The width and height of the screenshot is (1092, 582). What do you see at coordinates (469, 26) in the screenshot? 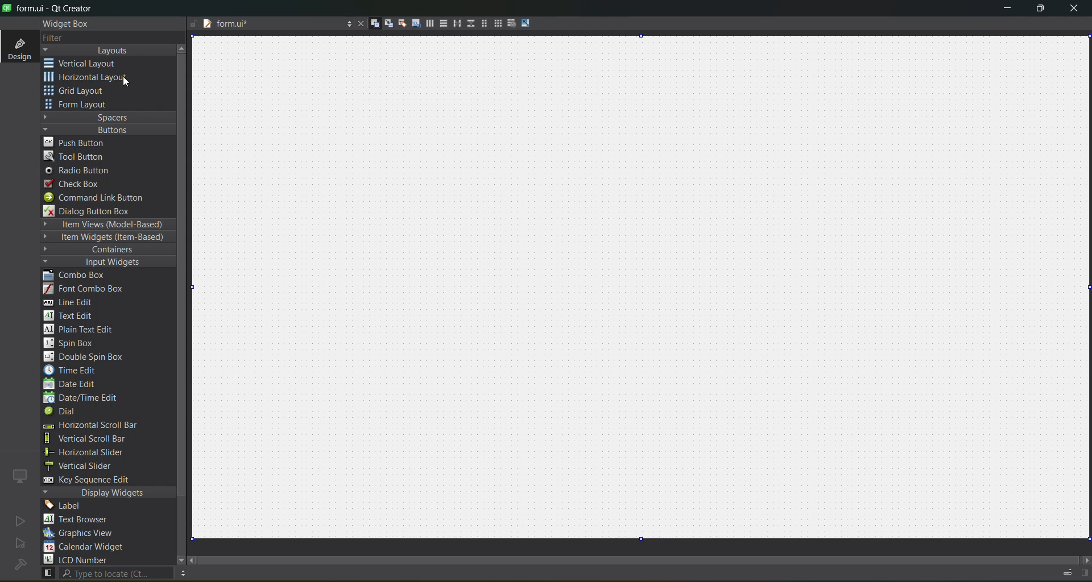
I see `vertical splitter` at bounding box center [469, 26].